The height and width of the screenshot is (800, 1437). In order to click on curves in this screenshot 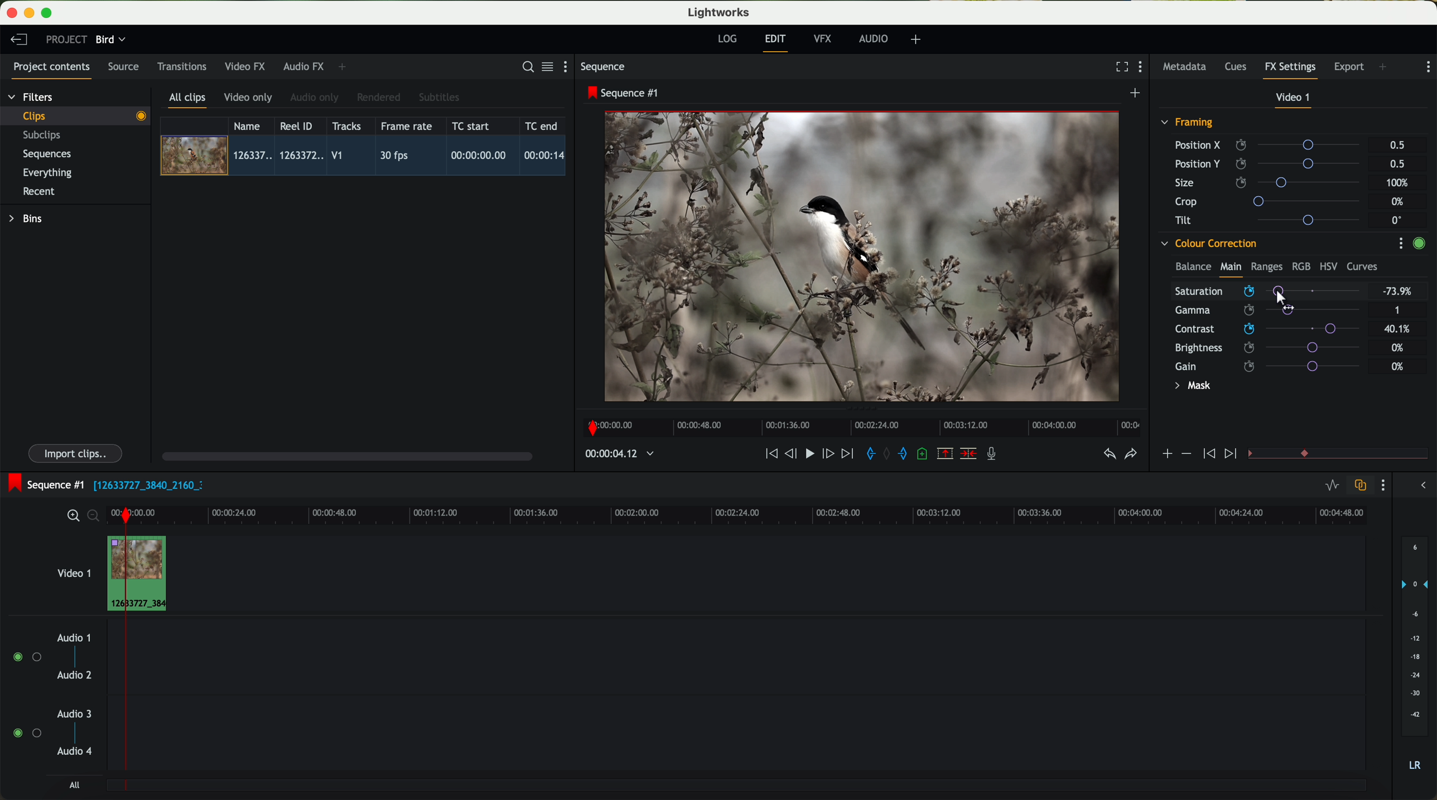, I will do `click(1362, 267)`.